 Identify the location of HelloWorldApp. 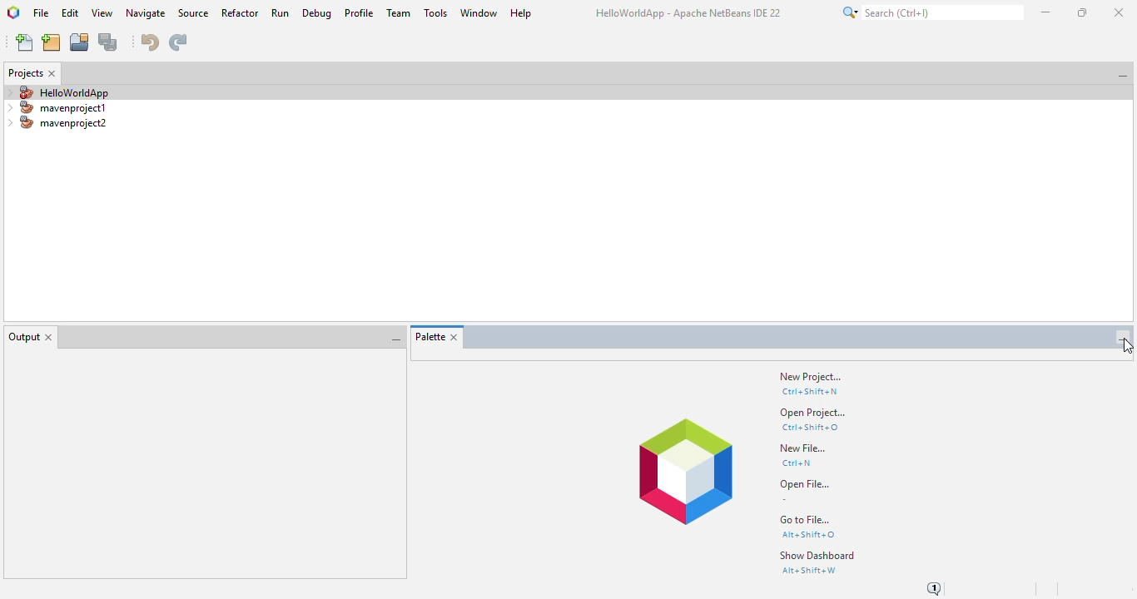
(56, 92).